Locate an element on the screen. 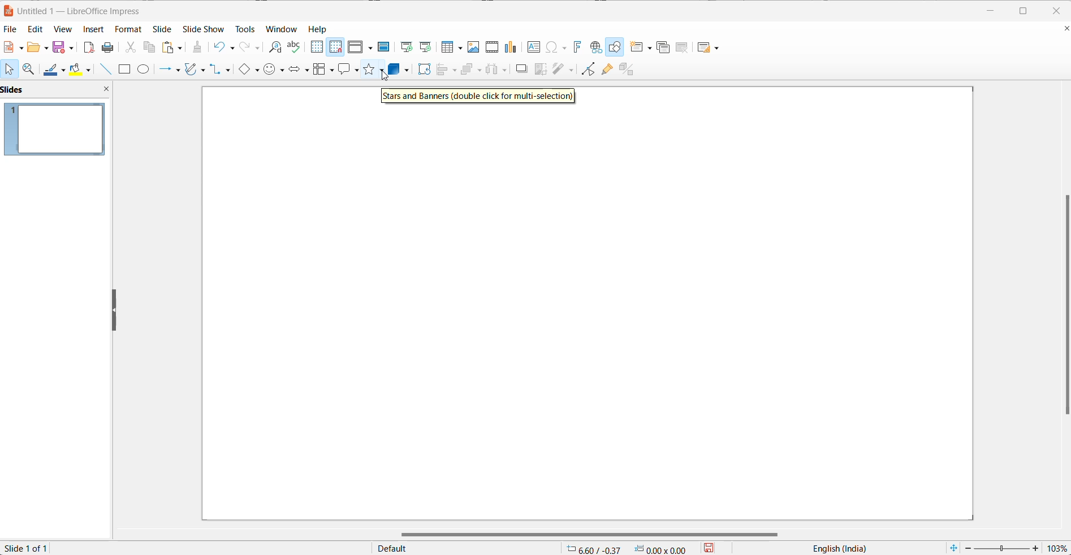 This screenshot has width=1071, height=555. close is located at coordinates (1059, 11).